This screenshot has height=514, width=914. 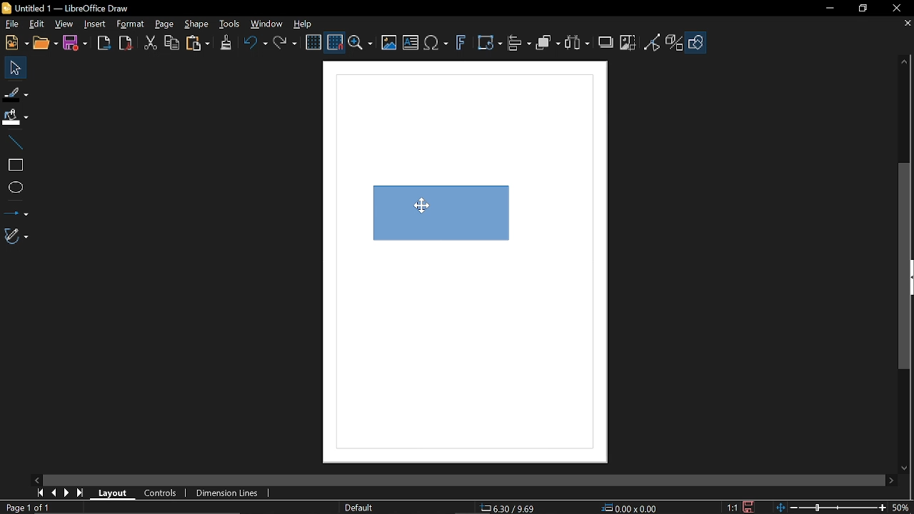 I want to click on Toggle , so click(x=653, y=44).